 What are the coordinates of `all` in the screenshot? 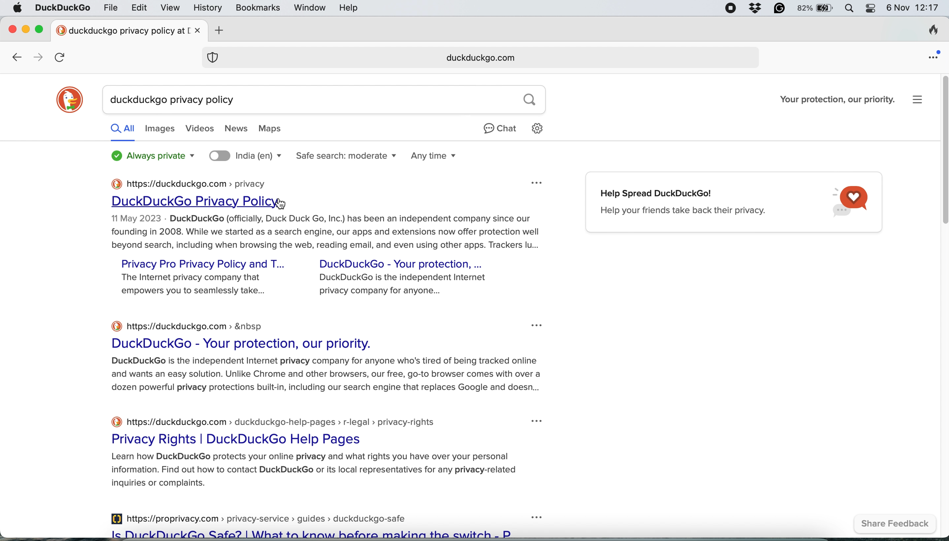 It's located at (119, 131).